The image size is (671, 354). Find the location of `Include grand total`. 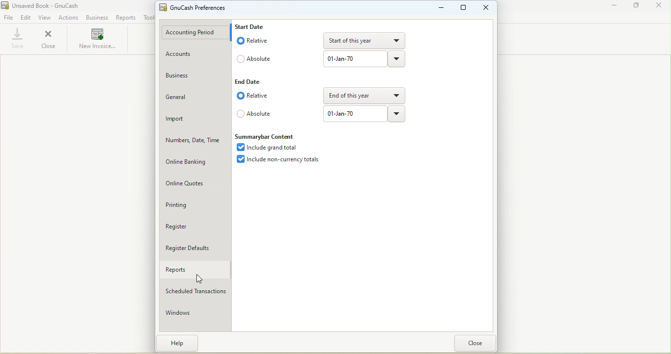

Include grand total is located at coordinates (273, 147).